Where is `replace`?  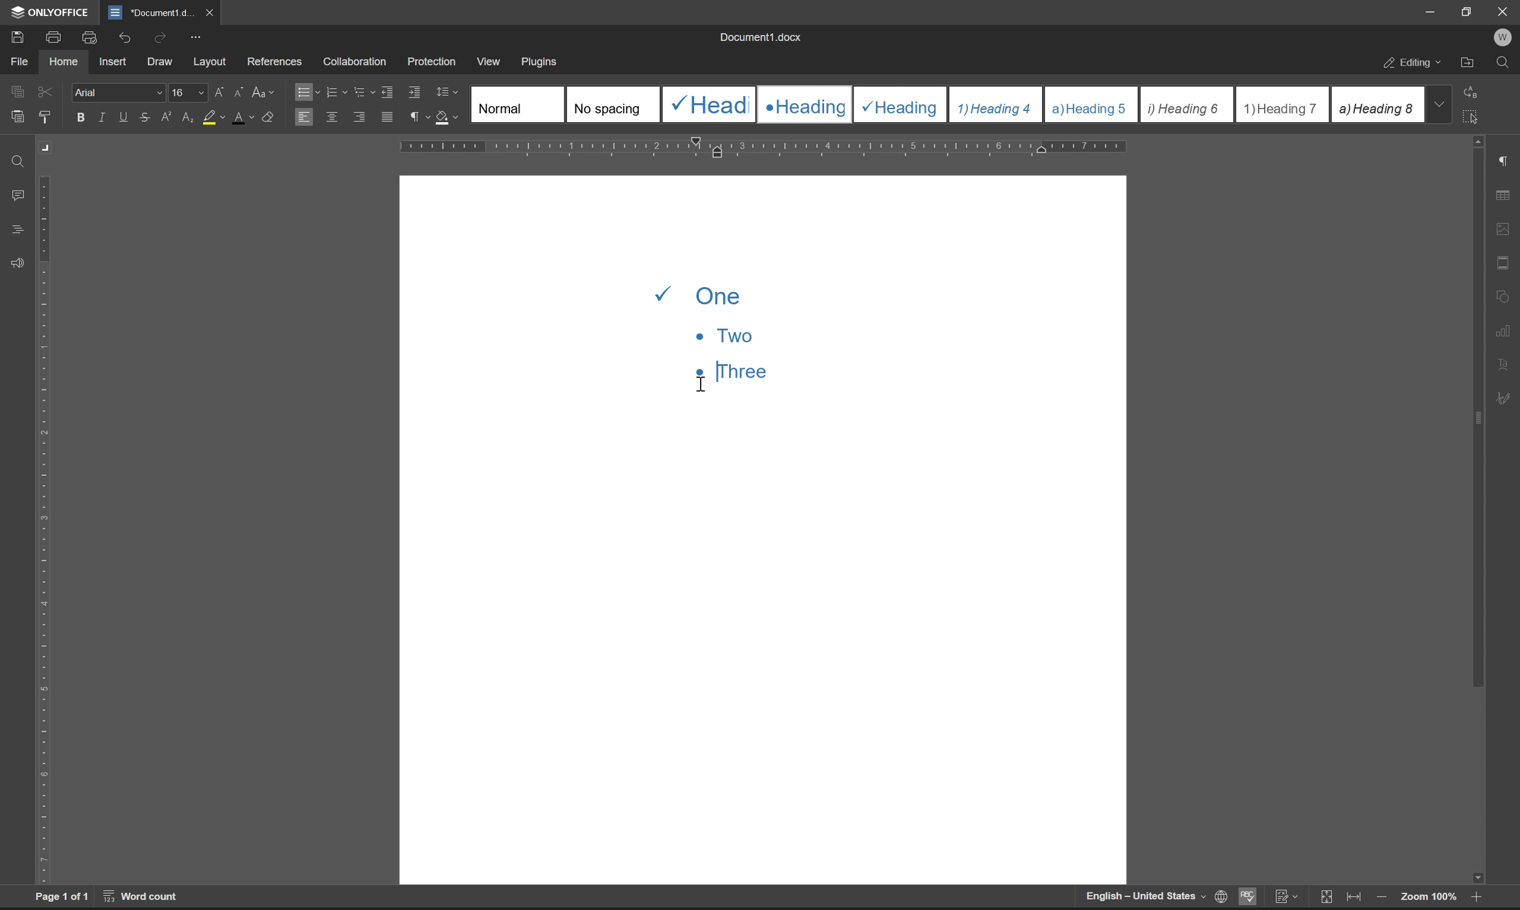 replace is located at coordinates (1475, 91).